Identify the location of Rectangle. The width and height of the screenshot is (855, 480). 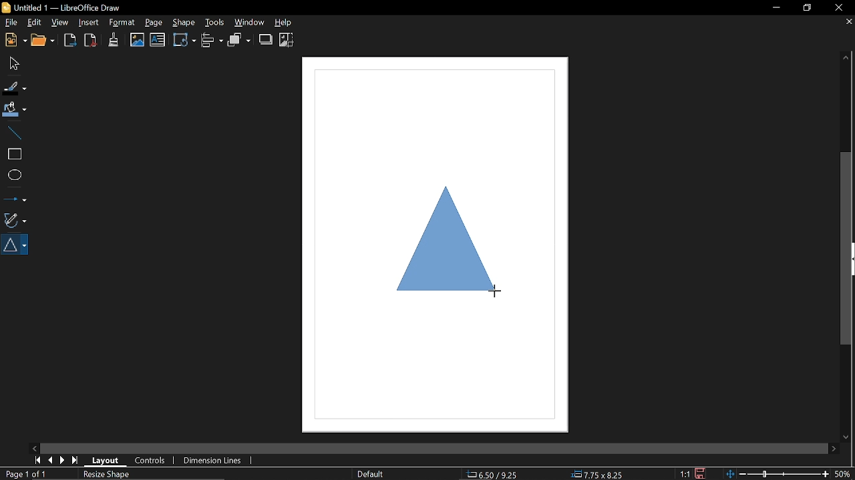
(13, 154).